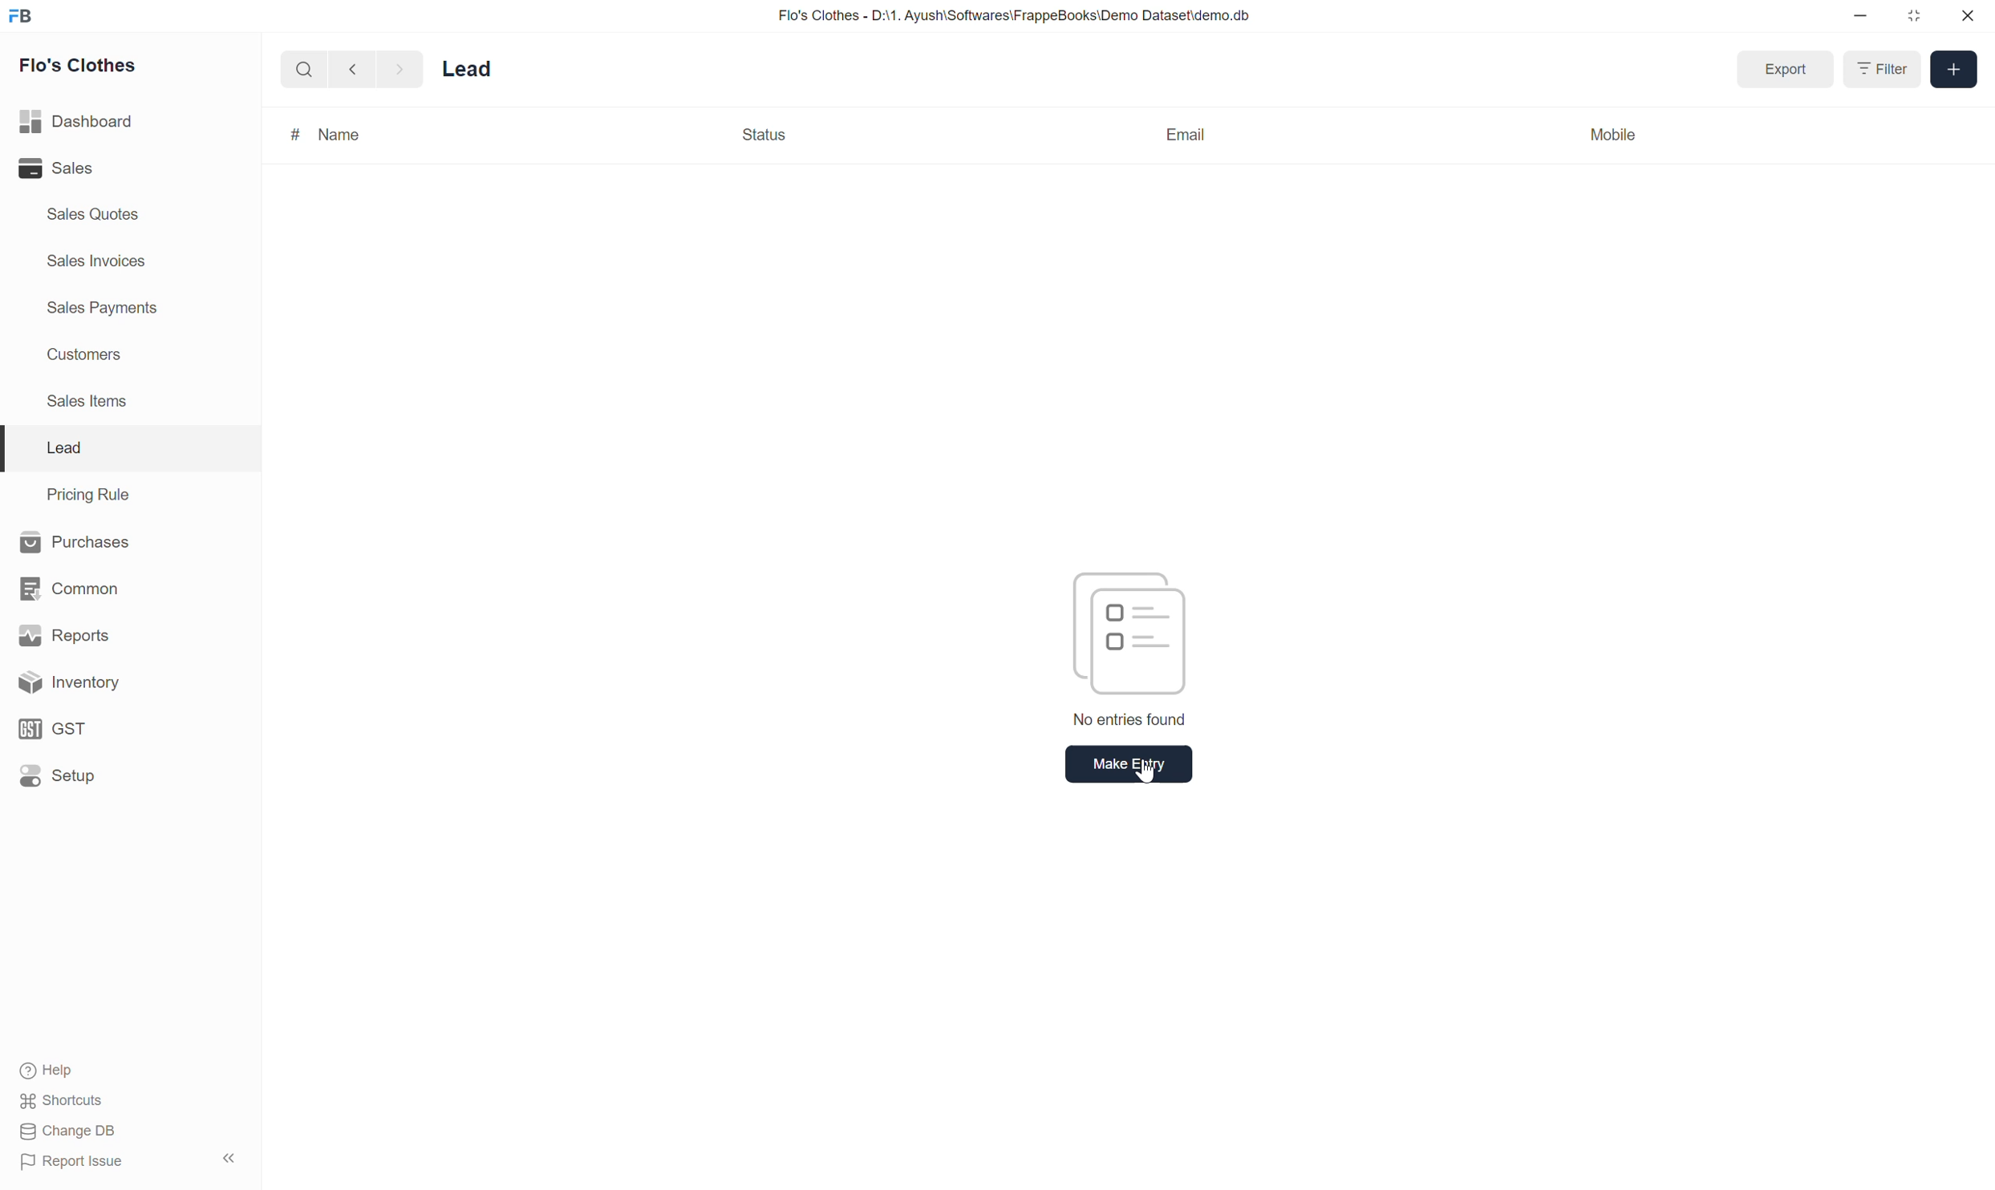 The image size is (1995, 1190). Describe the element at coordinates (343, 135) in the screenshot. I see `Name` at that location.